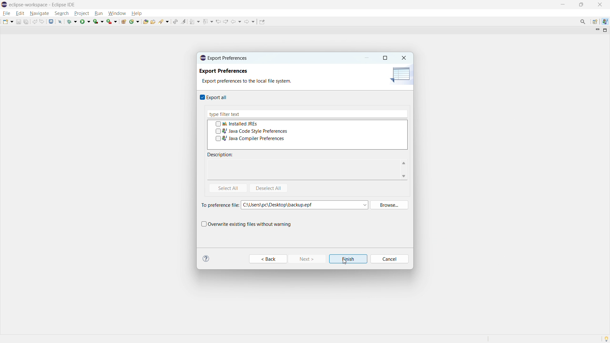  I want to click on Finish, so click(349, 259).